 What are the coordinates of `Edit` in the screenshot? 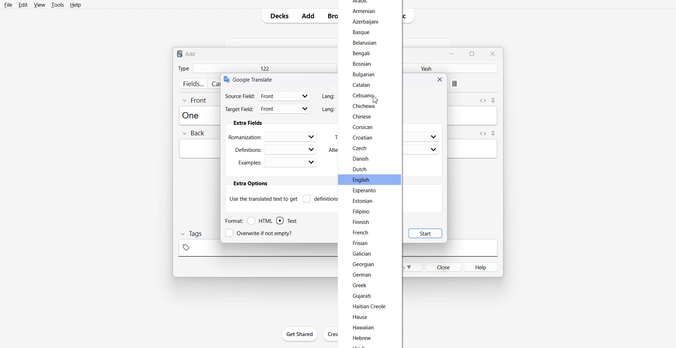 It's located at (23, 5).